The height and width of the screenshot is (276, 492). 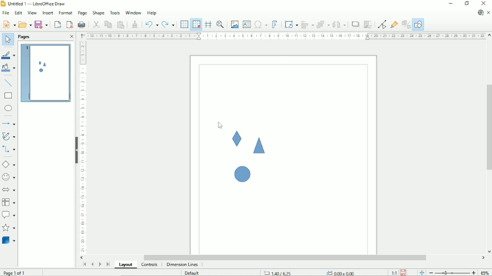 I want to click on Open, so click(x=24, y=24).